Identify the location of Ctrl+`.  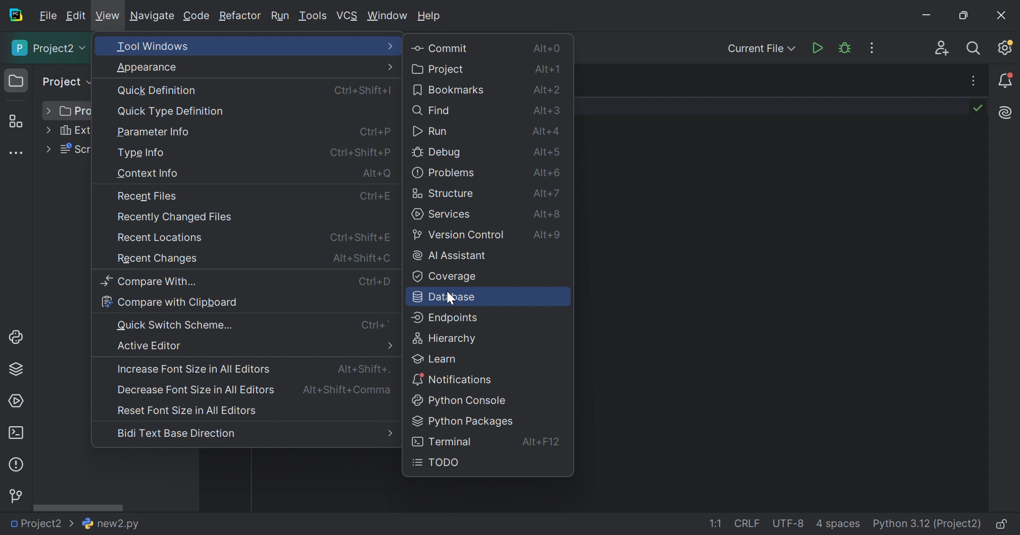
(379, 324).